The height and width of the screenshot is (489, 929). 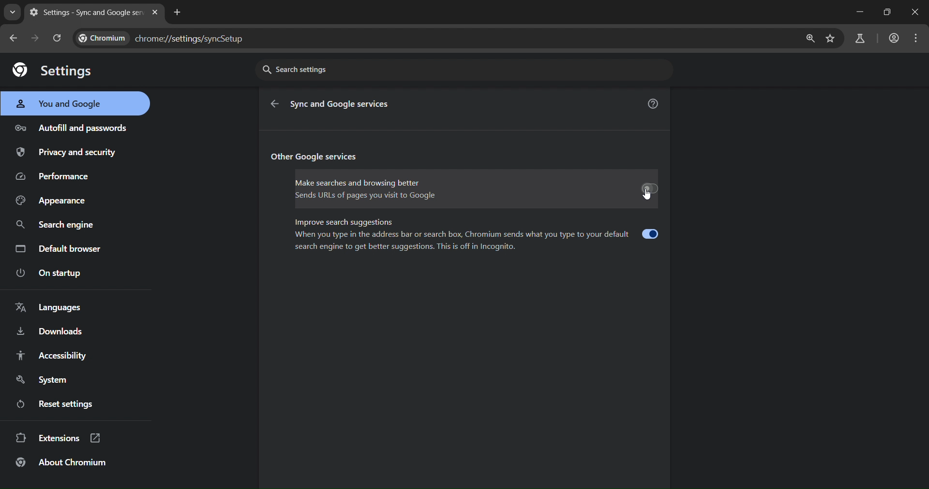 I want to click on chrome://settingd/syncSetup, so click(x=163, y=40).